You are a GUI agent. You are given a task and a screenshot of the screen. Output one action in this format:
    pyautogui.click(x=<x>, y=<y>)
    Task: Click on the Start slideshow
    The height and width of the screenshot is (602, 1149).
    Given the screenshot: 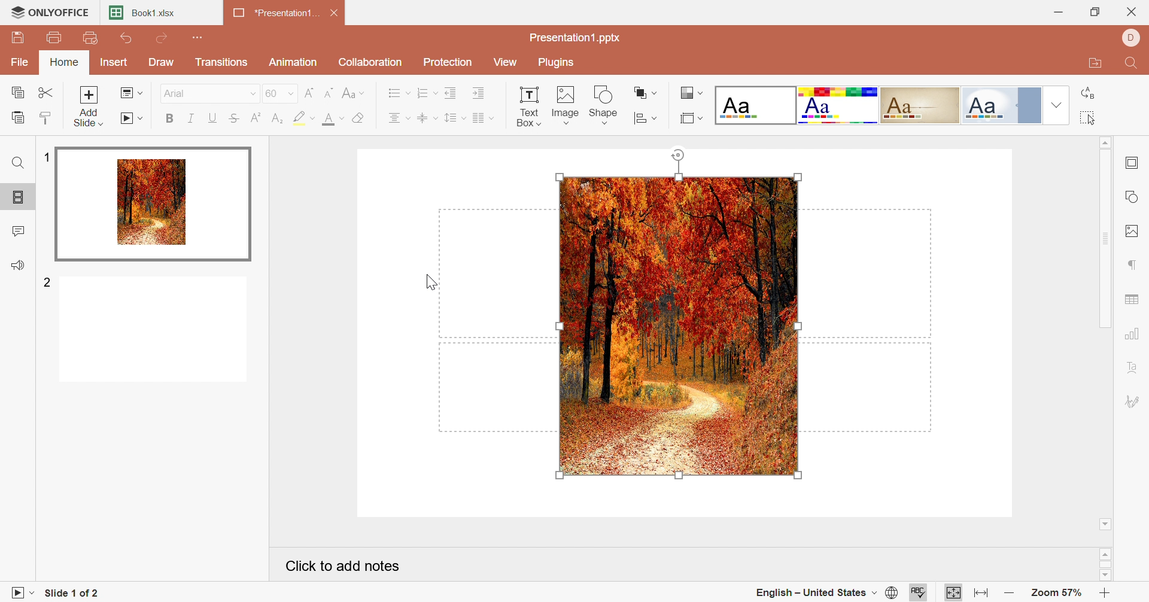 What is the action you would take?
    pyautogui.click(x=133, y=119)
    